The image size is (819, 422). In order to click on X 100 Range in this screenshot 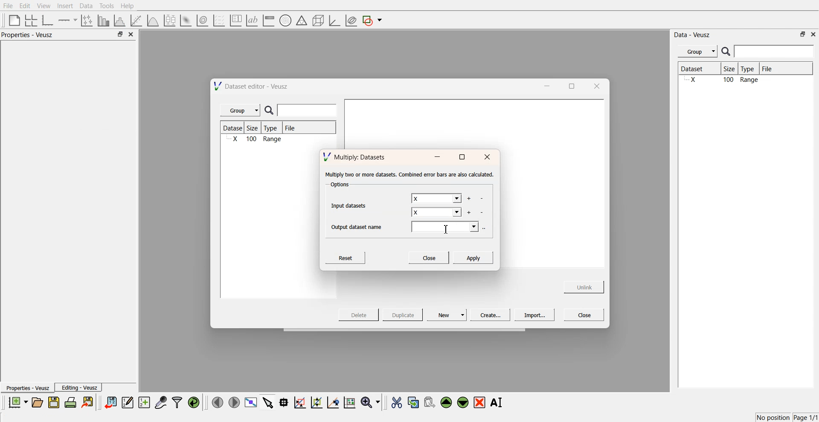, I will do `click(256, 140)`.